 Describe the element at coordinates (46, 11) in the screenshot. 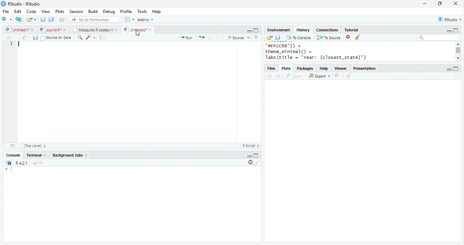

I see `View` at that location.